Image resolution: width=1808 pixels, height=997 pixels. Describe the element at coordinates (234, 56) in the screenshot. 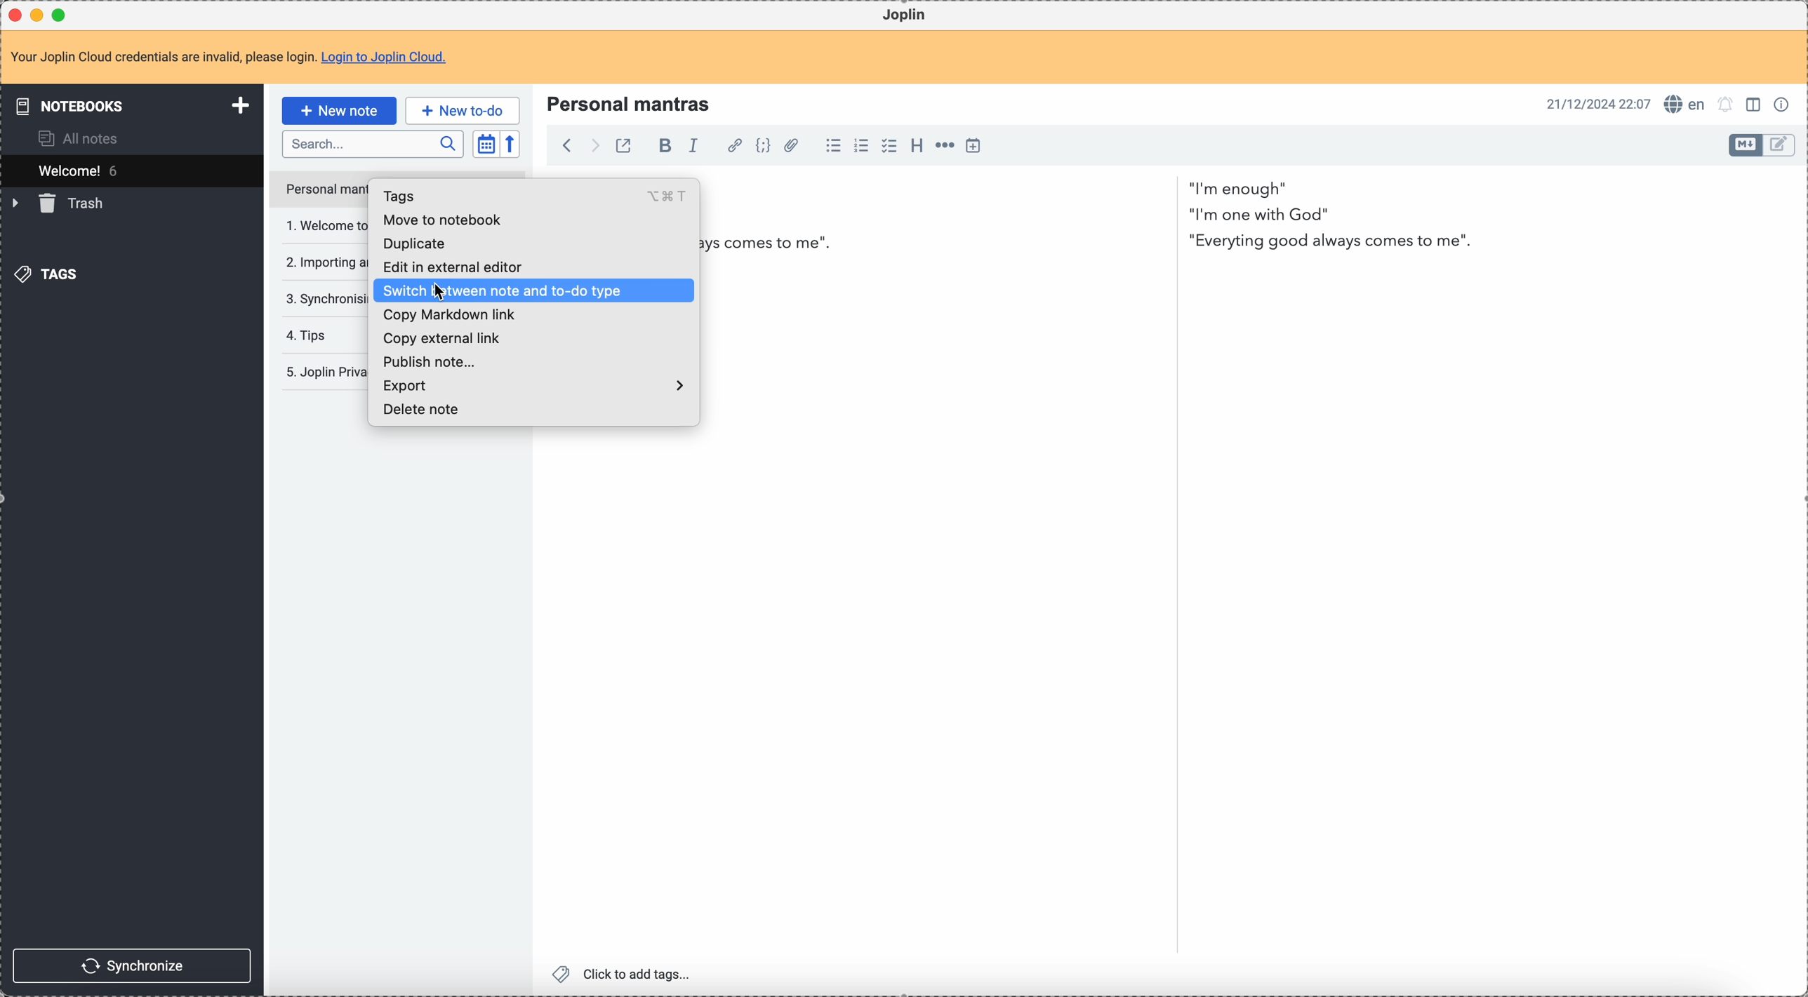

I see `note` at that location.